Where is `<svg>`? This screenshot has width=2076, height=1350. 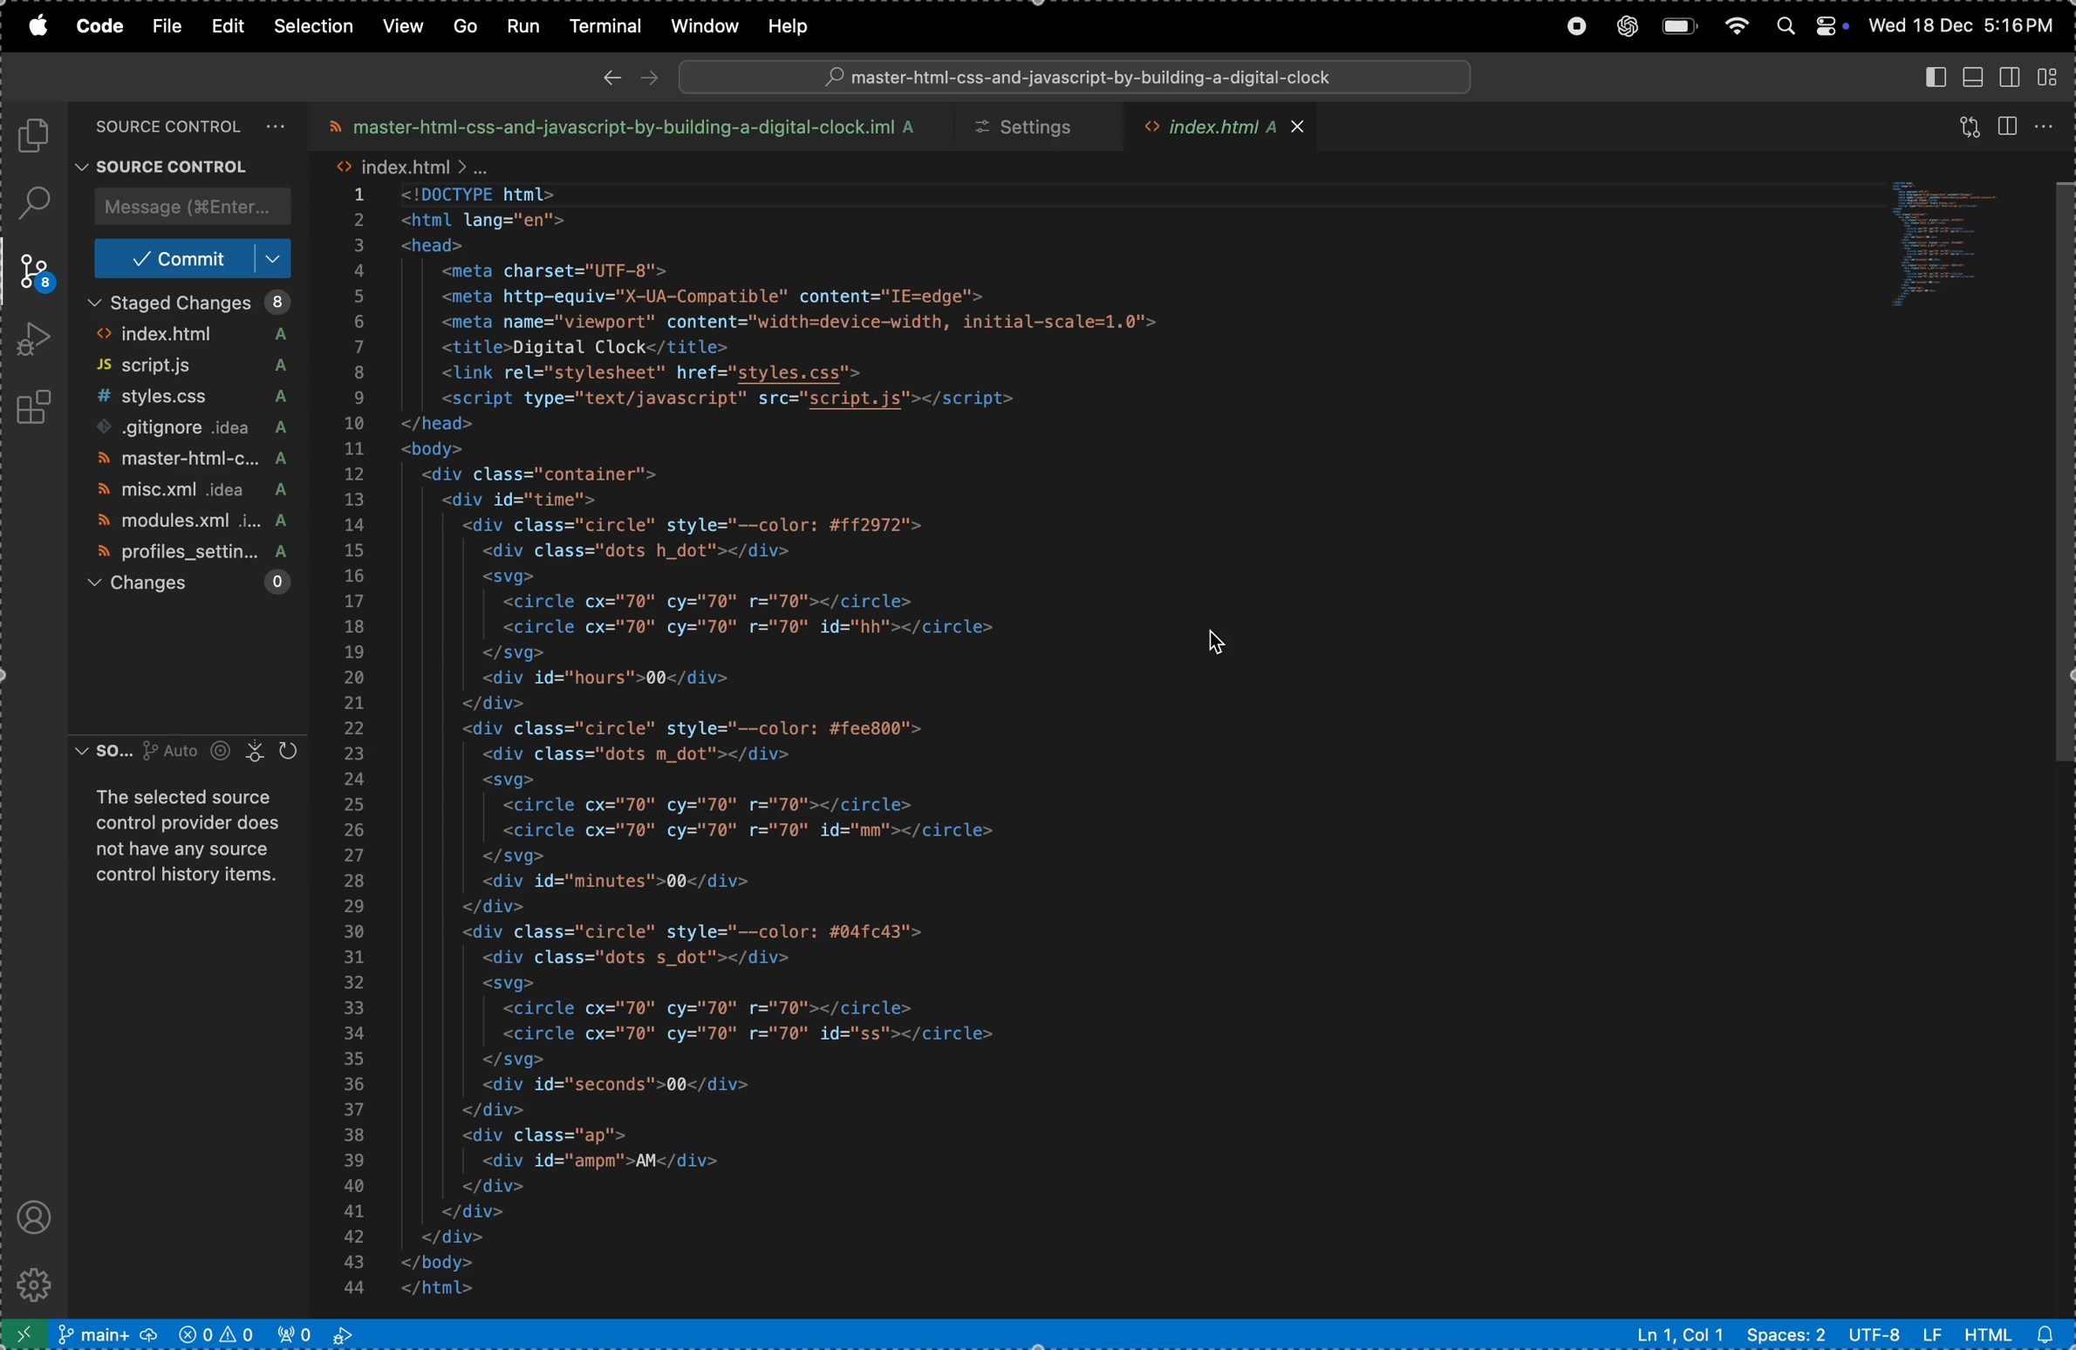
<svg> is located at coordinates (547, 985).